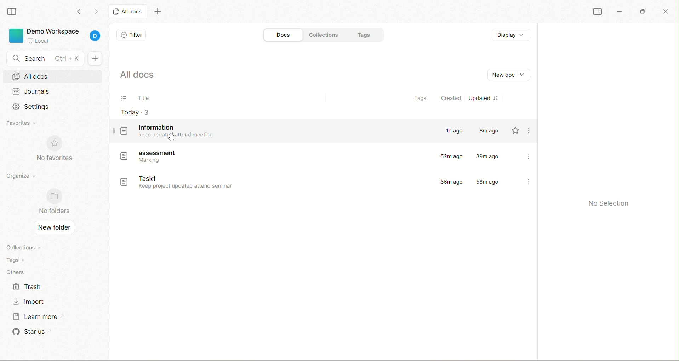 This screenshot has height=361, width=679. What do you see at coordinates (451, 98) in the screenshot?
I see `created` at bounding box center [451, 98].